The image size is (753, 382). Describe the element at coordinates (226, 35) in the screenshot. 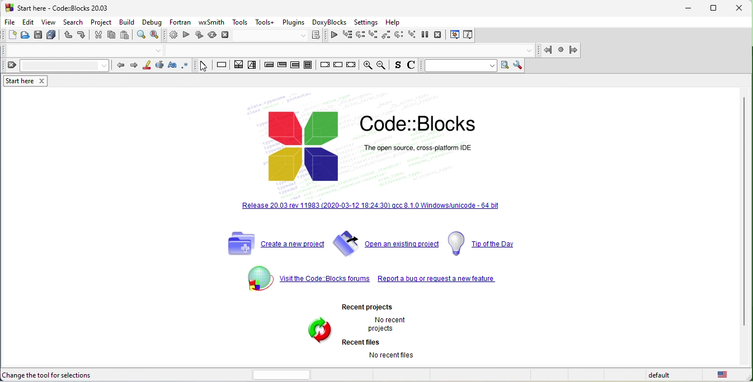

I see `abort` at that location.